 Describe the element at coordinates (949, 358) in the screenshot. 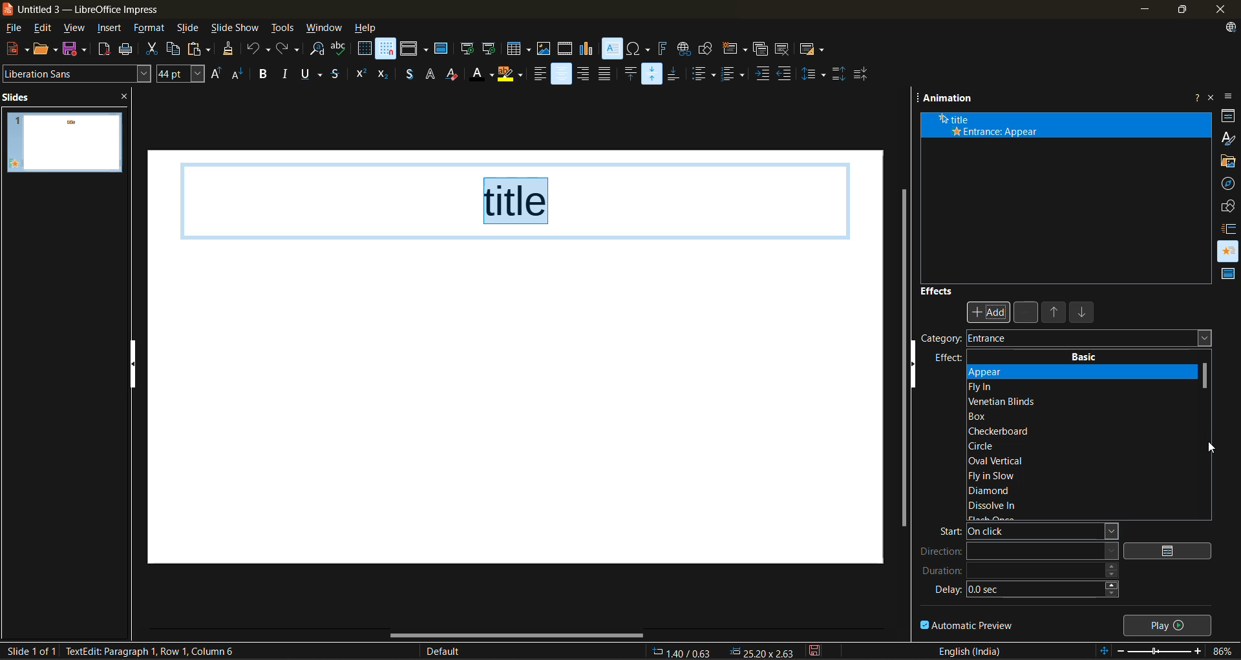

I see `effect` at that location.